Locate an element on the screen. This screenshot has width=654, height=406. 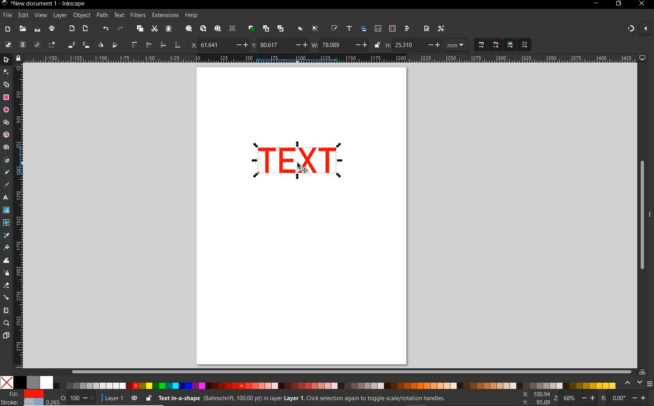
redo is located at coordinates (120, 28).